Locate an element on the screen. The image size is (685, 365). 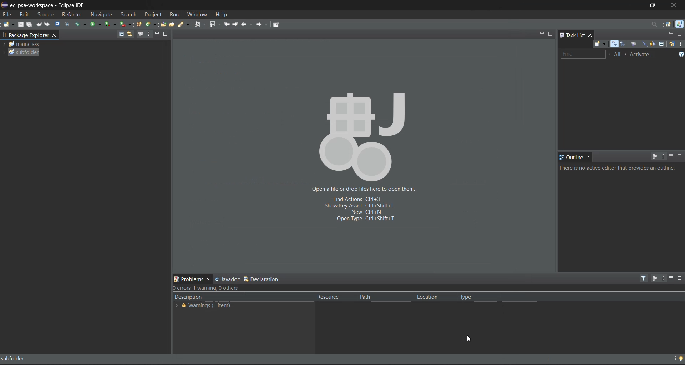
run is located at coordinates (174, 16).